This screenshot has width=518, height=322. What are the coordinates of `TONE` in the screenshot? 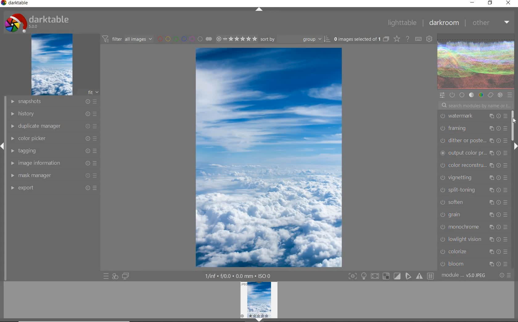 It's located at (471, 96).